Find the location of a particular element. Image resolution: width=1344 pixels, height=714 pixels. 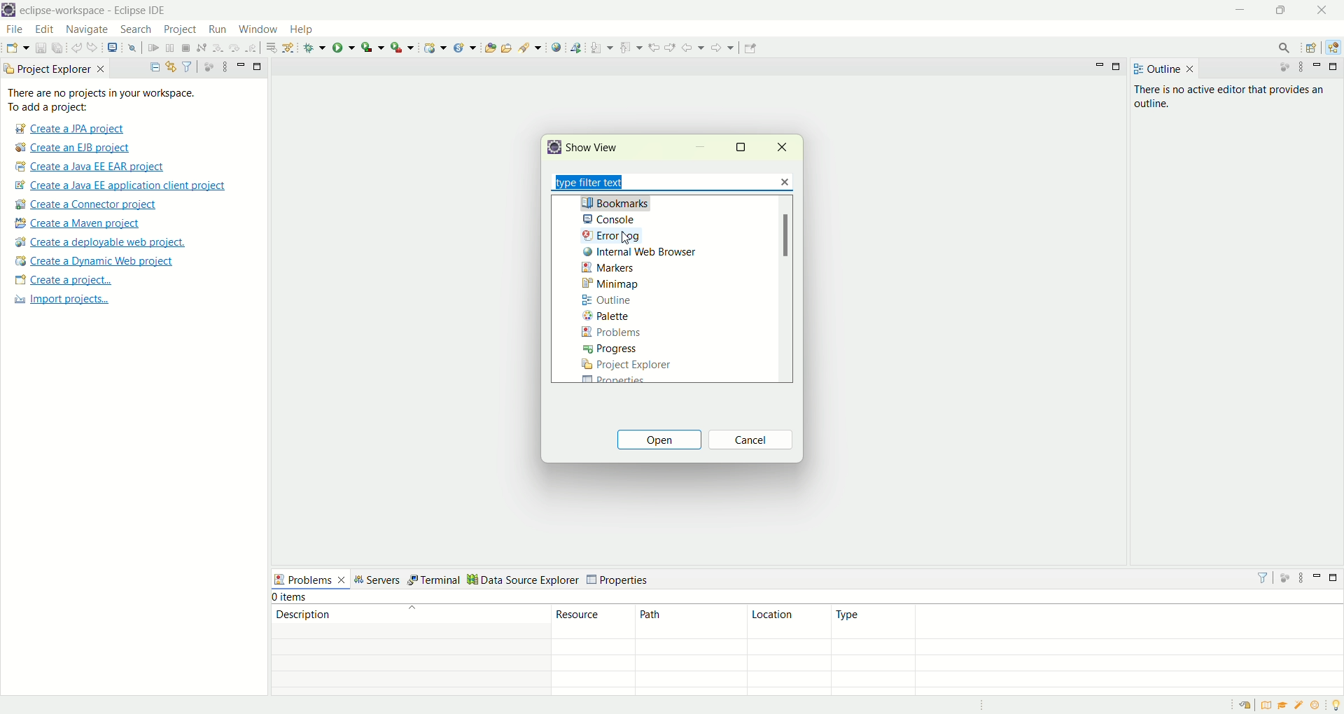

filter is located at coordinates (1264, 577).